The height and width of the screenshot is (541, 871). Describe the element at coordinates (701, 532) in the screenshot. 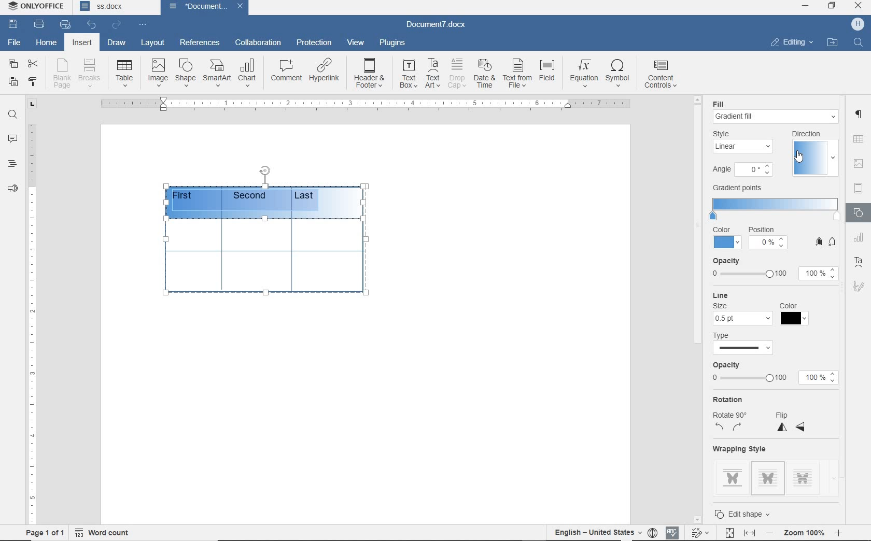

I see `track changes` at that location.